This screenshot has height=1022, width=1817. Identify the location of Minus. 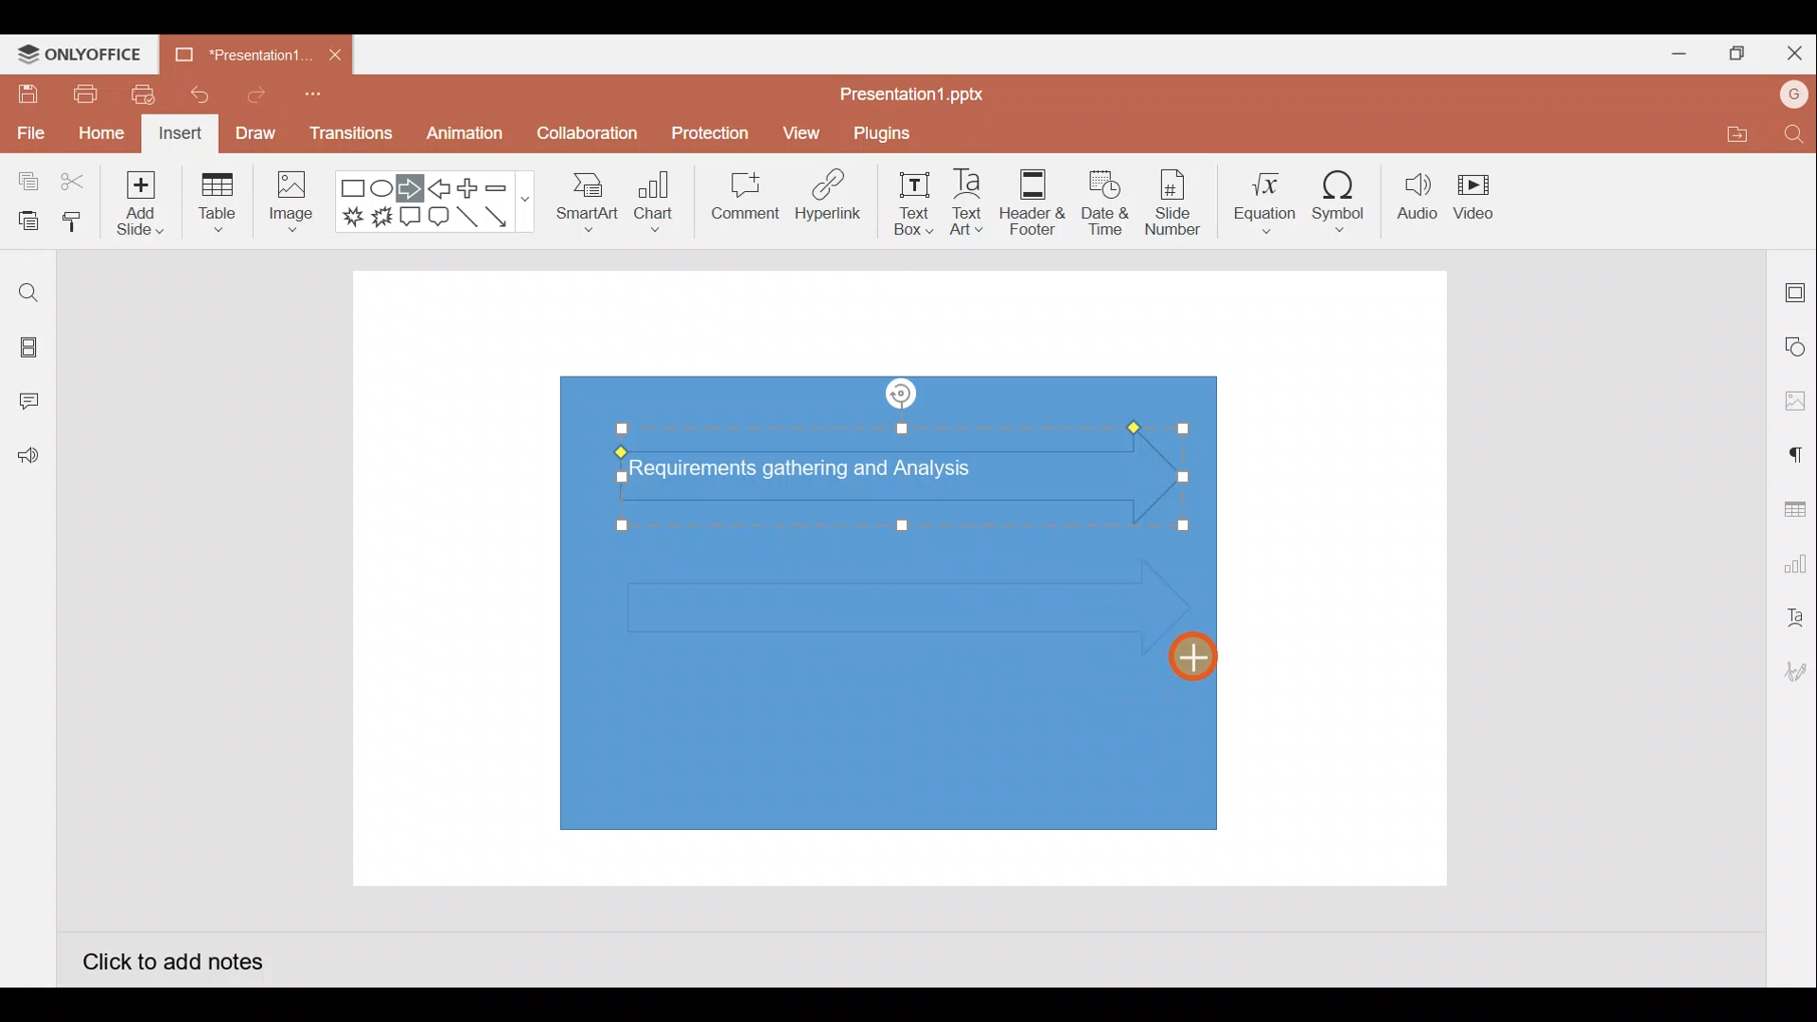
(506, 186).